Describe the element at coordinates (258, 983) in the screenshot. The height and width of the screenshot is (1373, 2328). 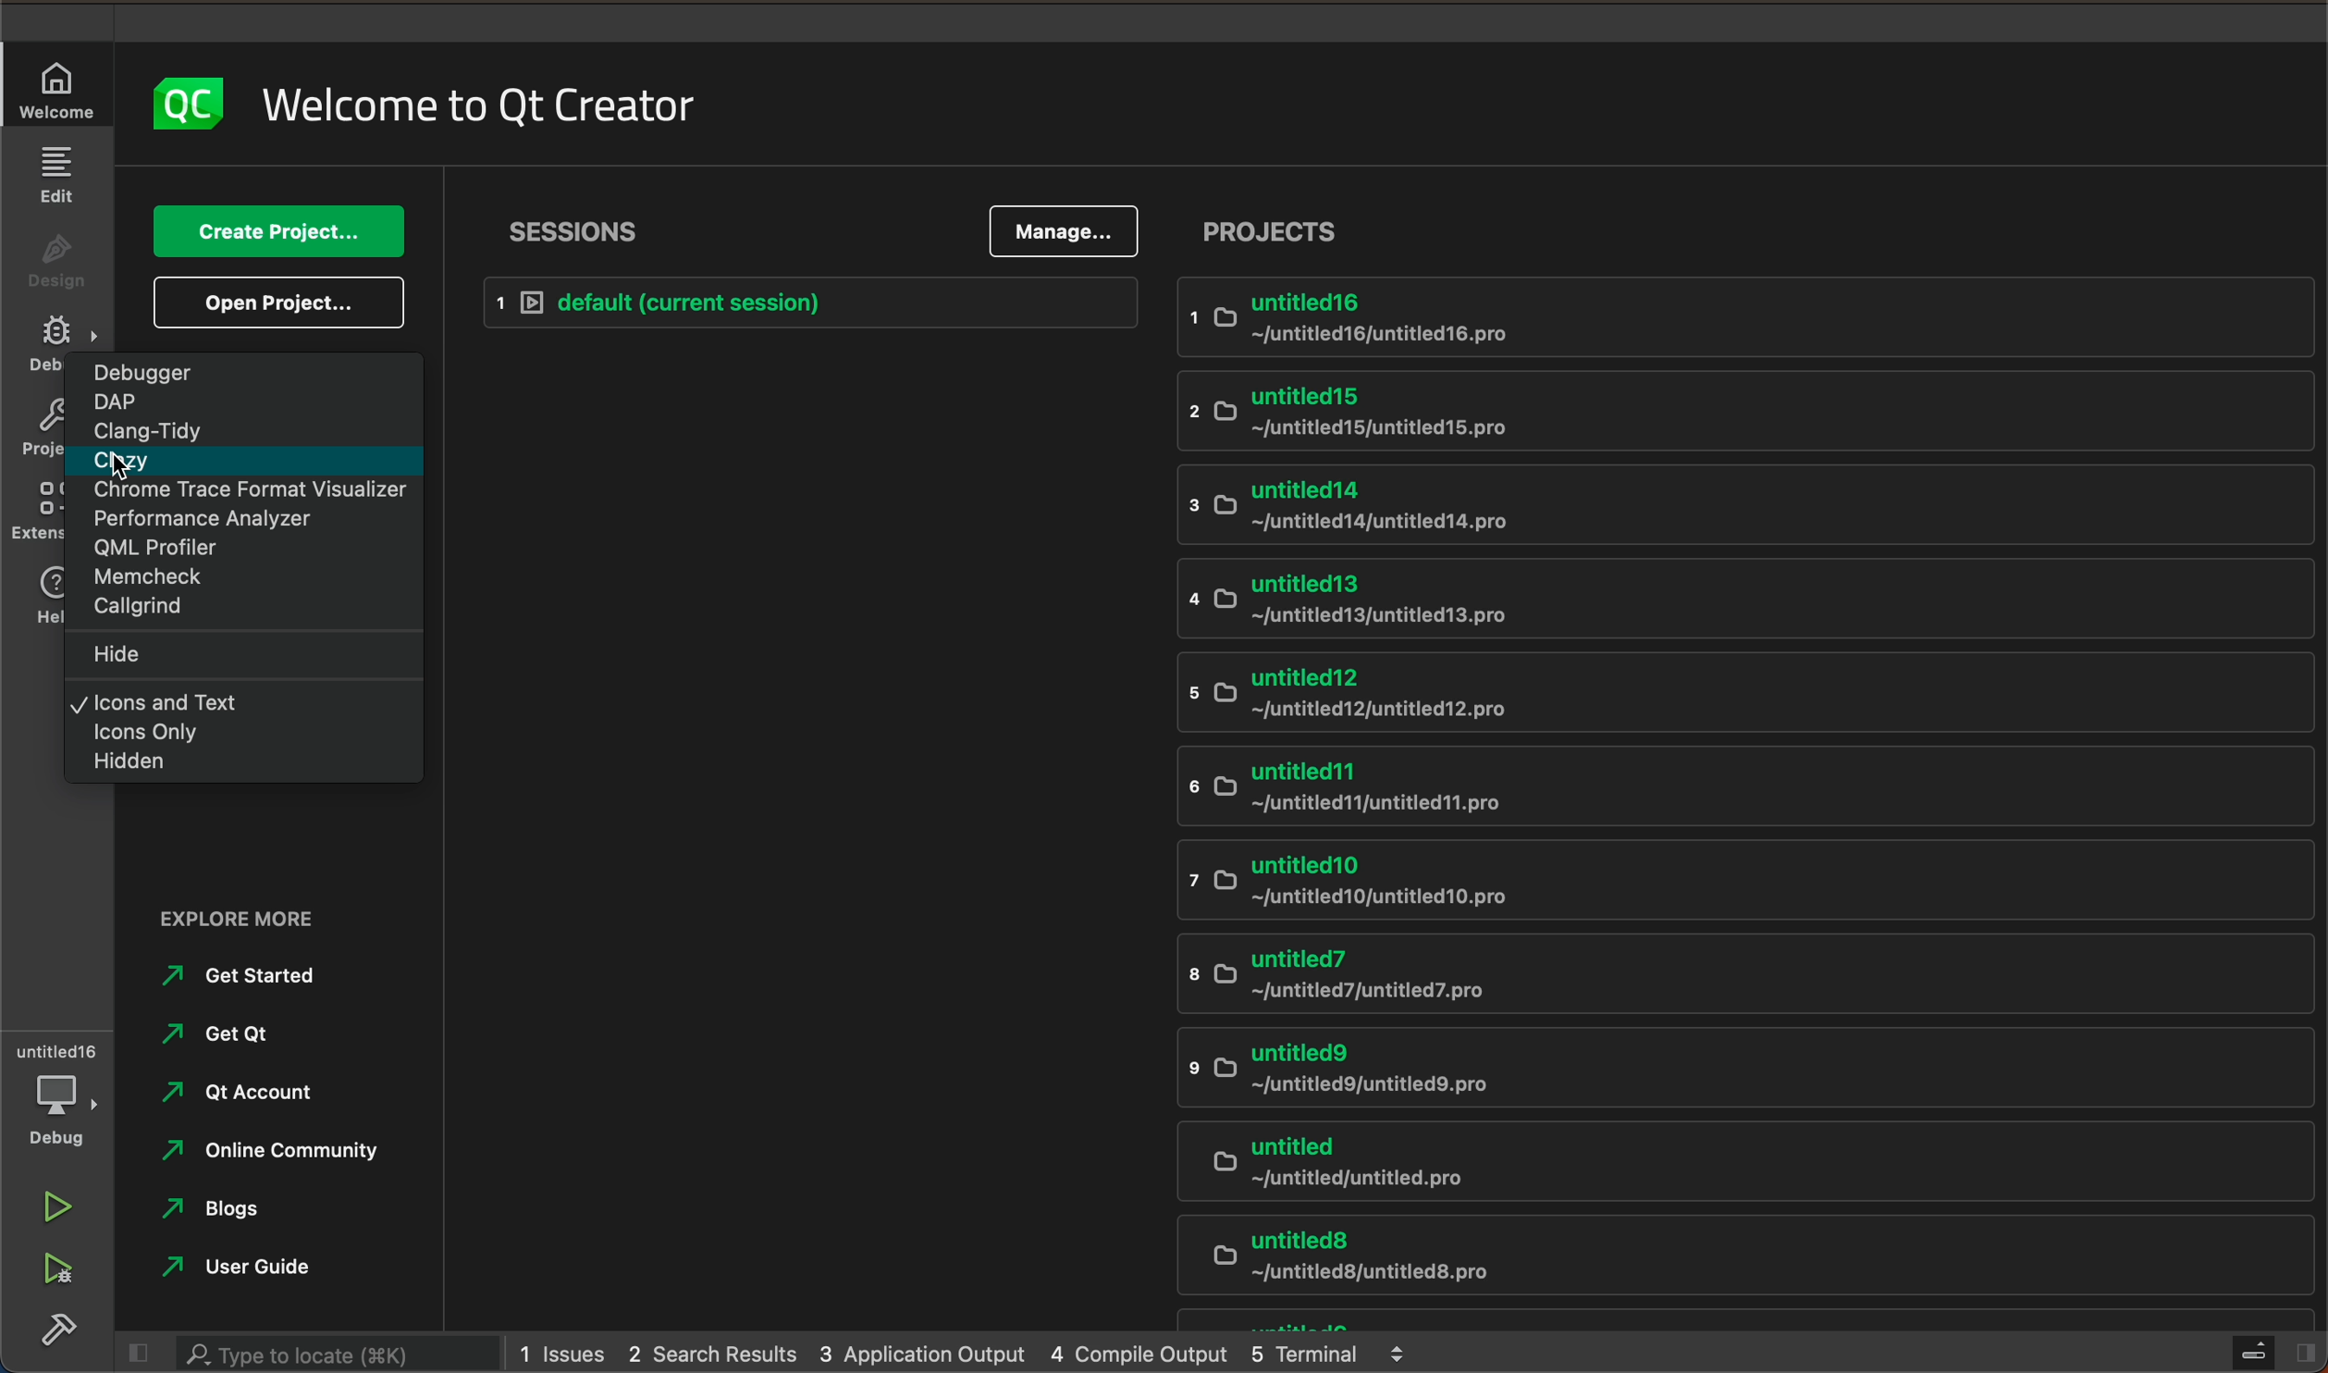
I see `get started` at that location.